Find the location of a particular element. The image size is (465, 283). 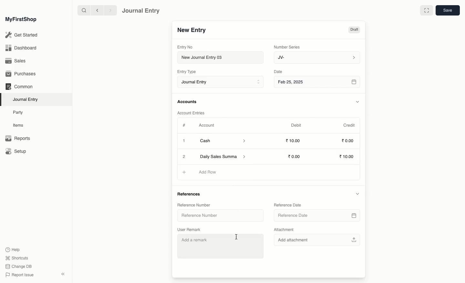

Account is located at coordinates (206, 125).